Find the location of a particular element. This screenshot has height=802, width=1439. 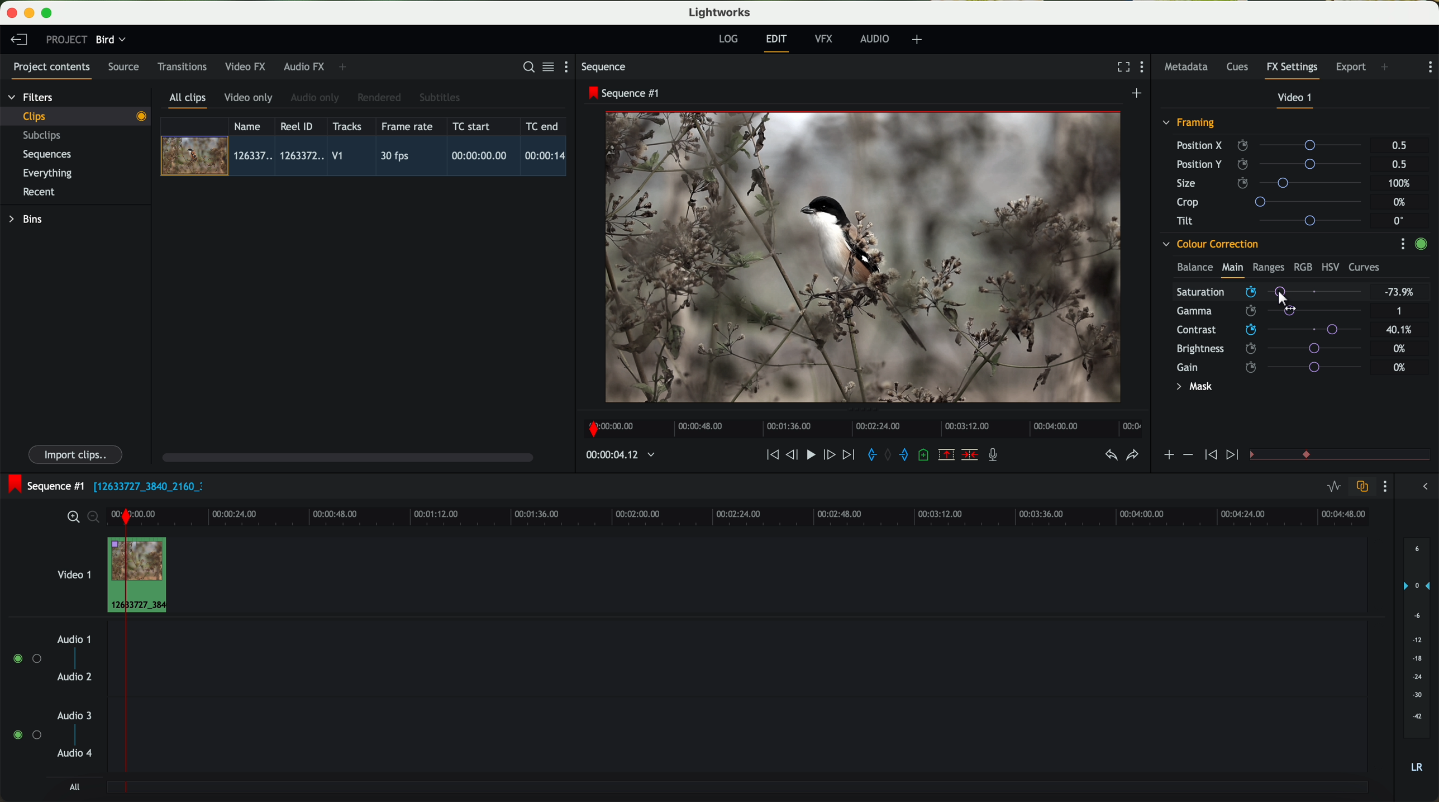

toggle auto track sync is located at coordinates (1360, 487).